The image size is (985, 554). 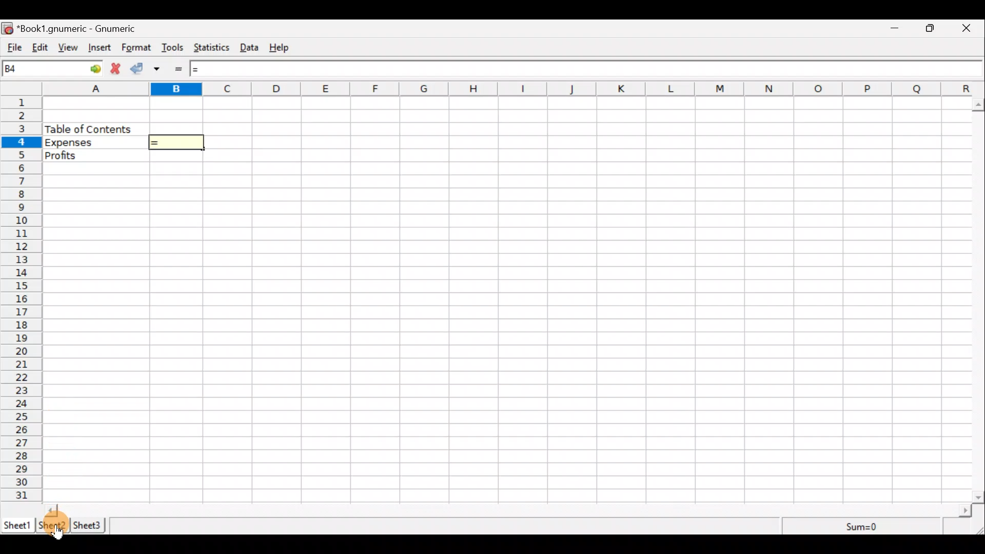 I want to click on Cancel change, so click(x=117, y=70).